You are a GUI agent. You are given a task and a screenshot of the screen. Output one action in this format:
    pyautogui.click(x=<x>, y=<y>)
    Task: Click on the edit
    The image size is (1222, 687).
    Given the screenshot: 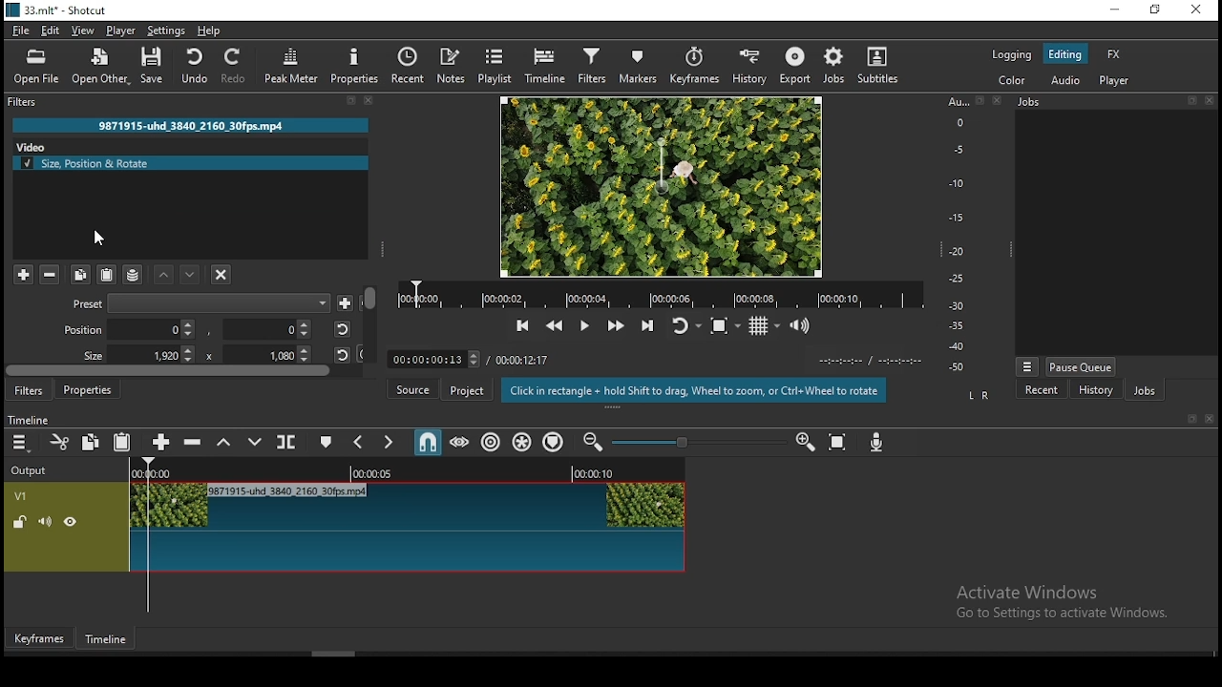 What is the action you would take?
    pyautogui.click(x=53, y=32)
    